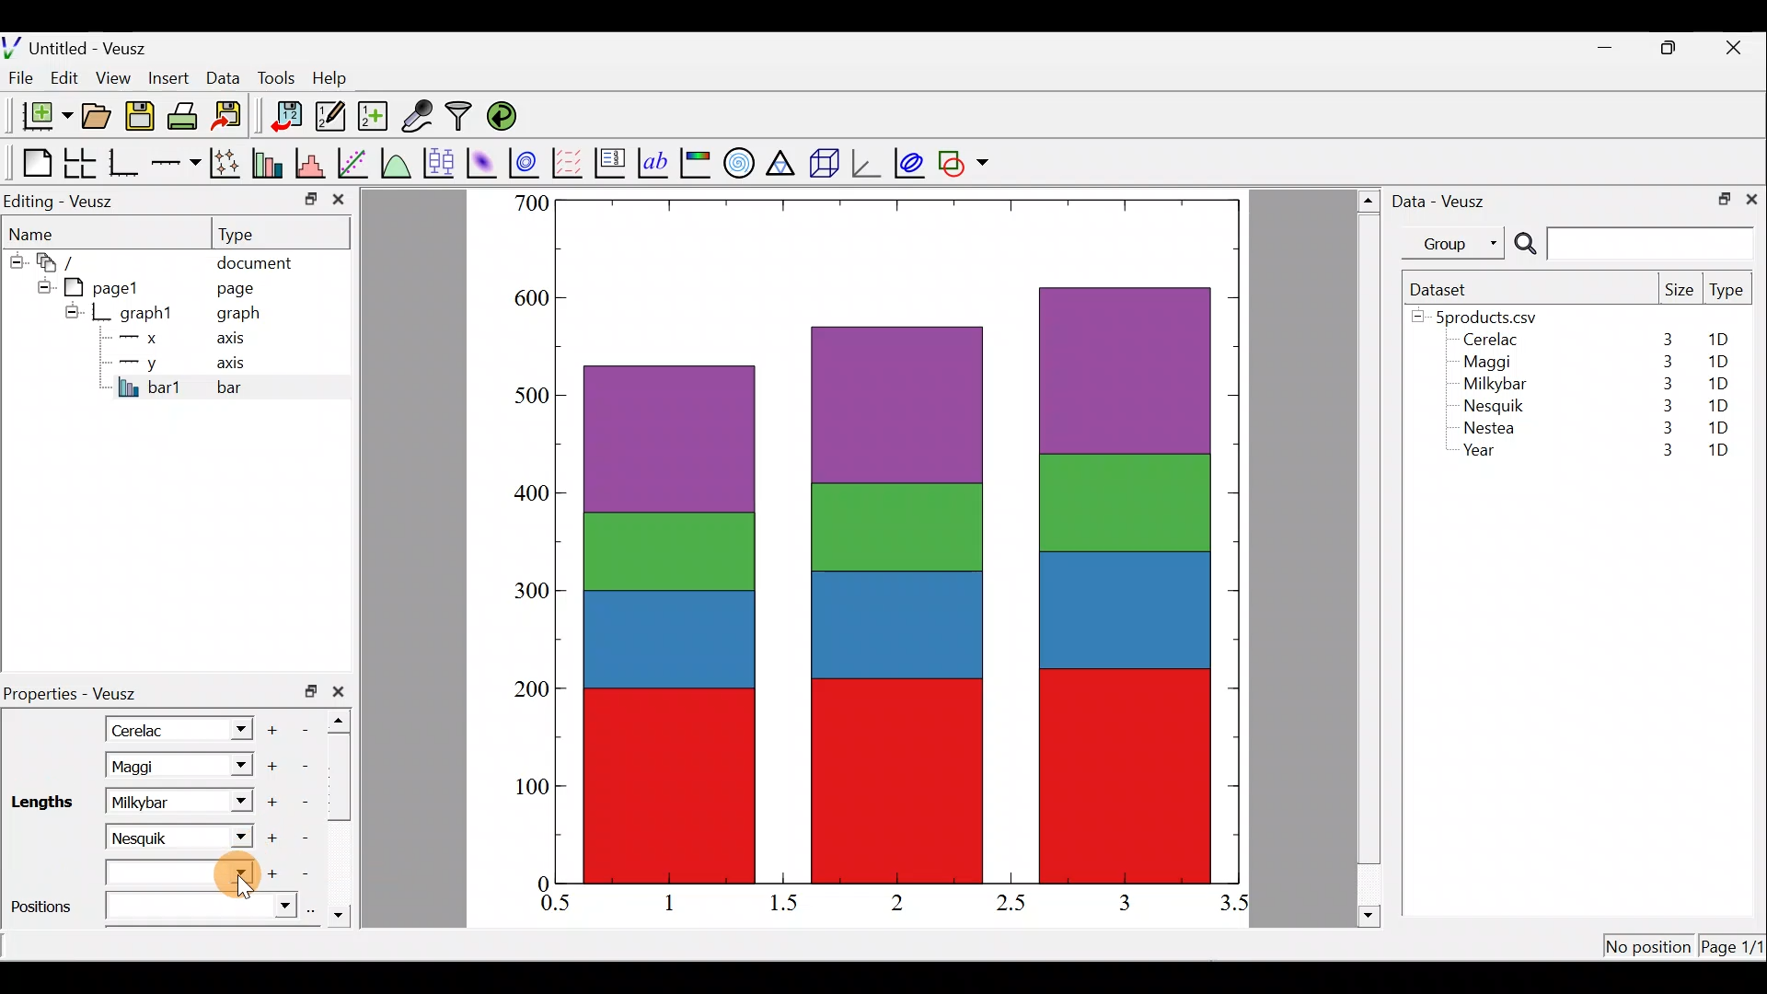 The width and height of the screenshot is (1767, 994). Describe the element at coordinates (142, 120) in the screenshot. I see `Save the document` at that location.